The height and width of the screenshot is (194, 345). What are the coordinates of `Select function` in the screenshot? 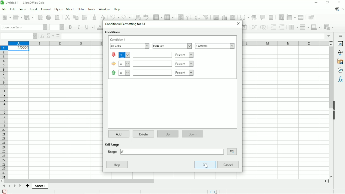 It's located at (50, 36).